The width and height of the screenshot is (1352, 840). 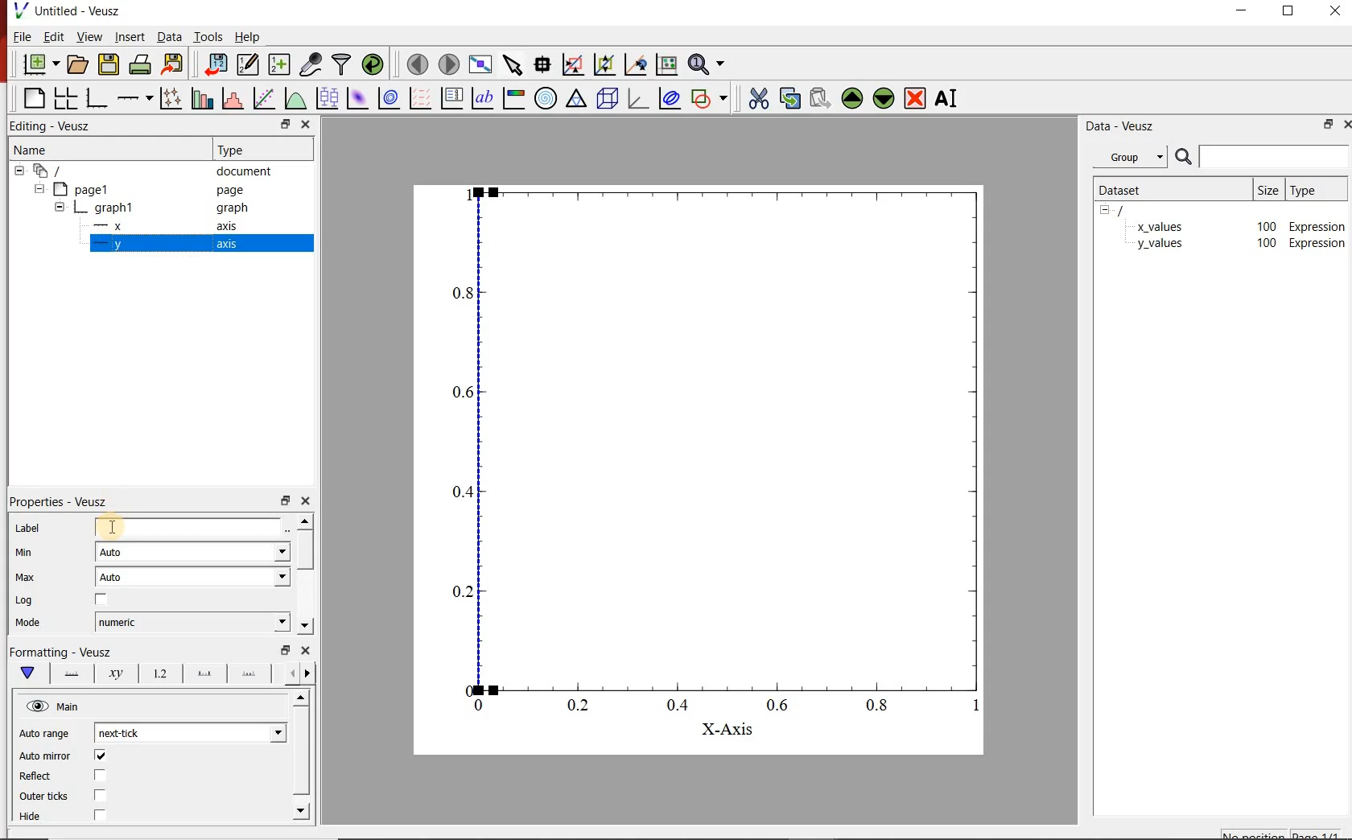 What do you see at coordinates (188, 527) in the screenshot?
I see `input label` at bounding box center [188, 527].